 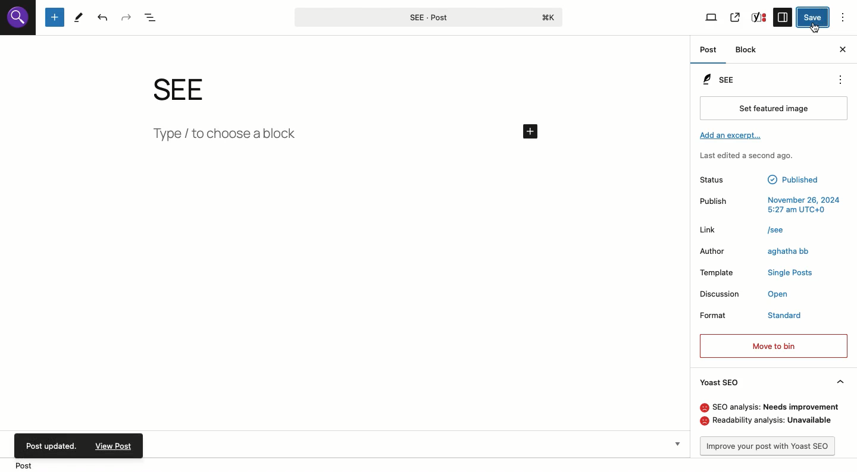 What do you see at coordinates (759, 18) in the screenshot?
I see `Yoast` at bounding box center [759, 18].